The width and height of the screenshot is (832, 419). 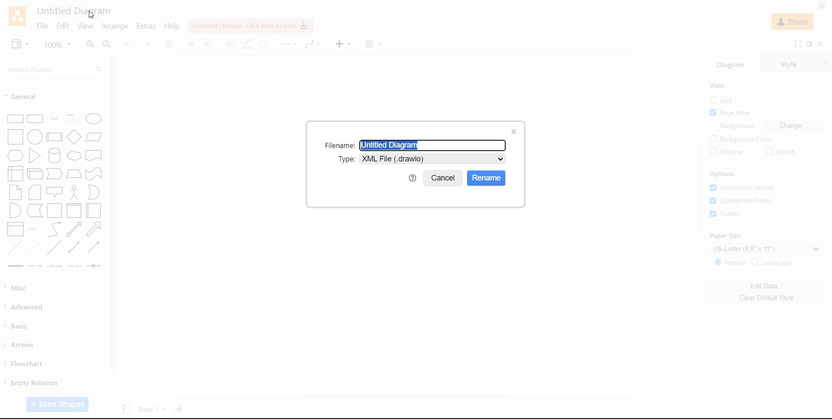 I want to click on sketch , so click(x=781, y=152).